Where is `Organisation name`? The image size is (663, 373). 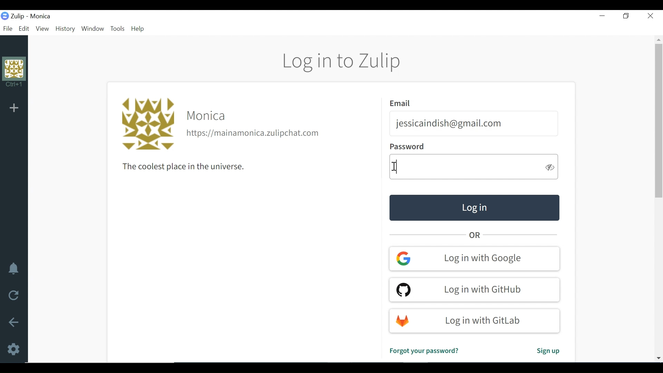
Organisation name is located at coordinates (208, 116).